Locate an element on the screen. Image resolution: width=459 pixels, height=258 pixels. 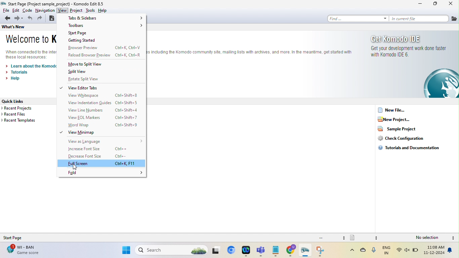
file encoding is located at coordinates (331, 238).